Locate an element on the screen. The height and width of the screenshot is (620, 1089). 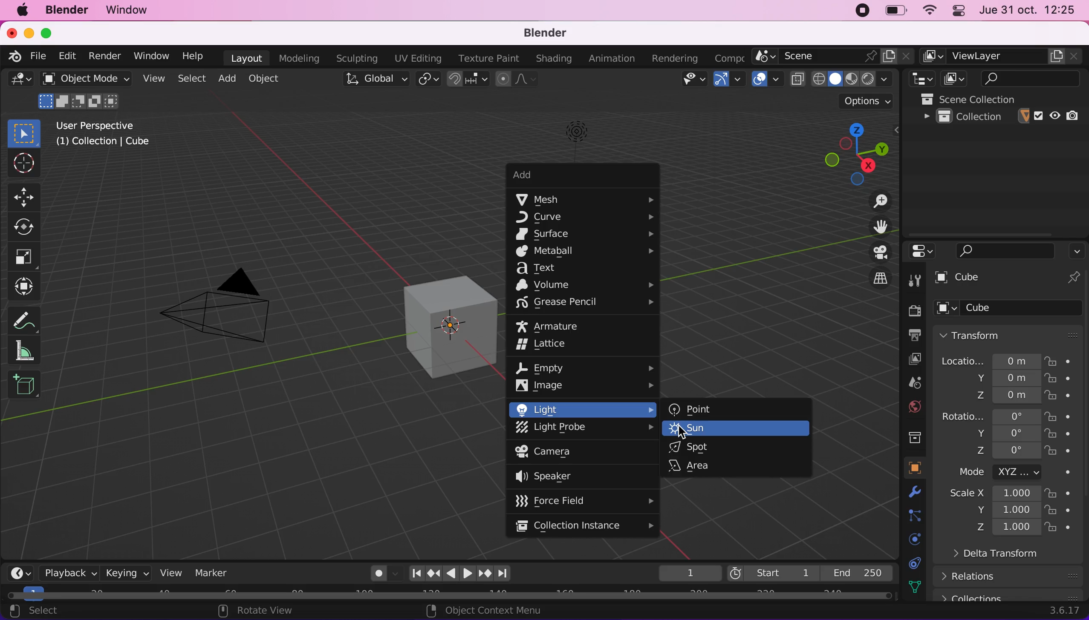
minimize is located at coordinates (29, 34).